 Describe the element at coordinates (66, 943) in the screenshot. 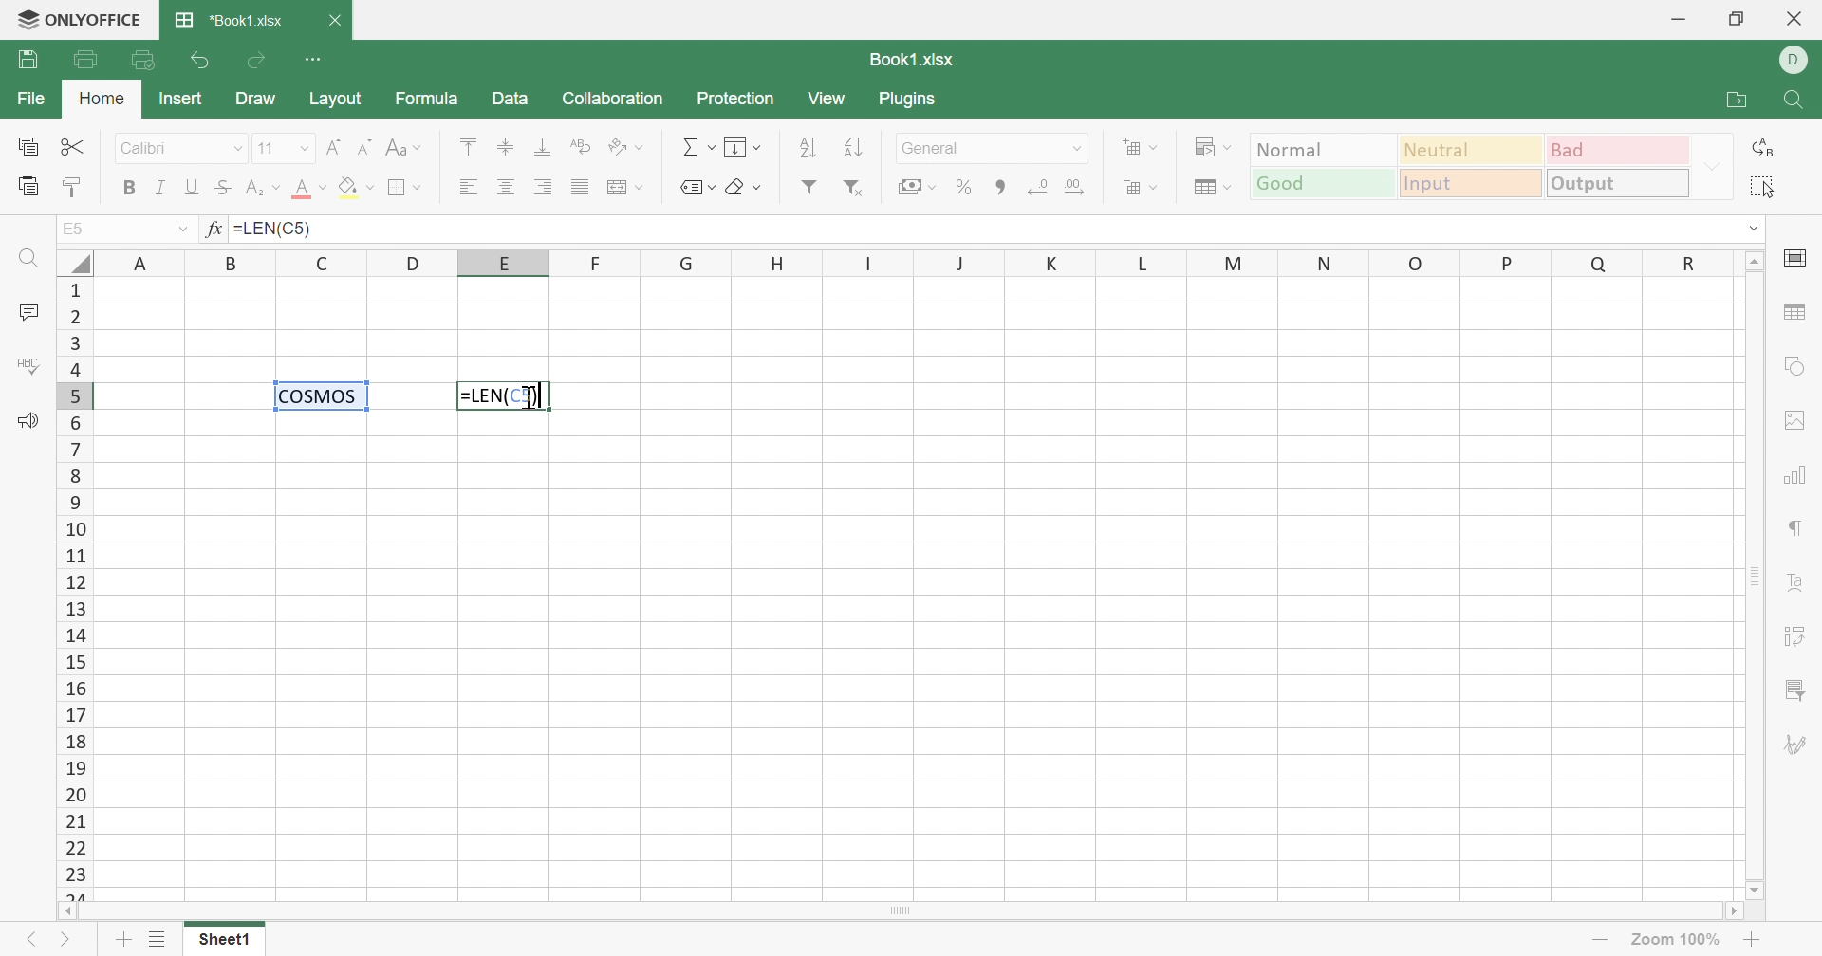

I see `Next` at that location.